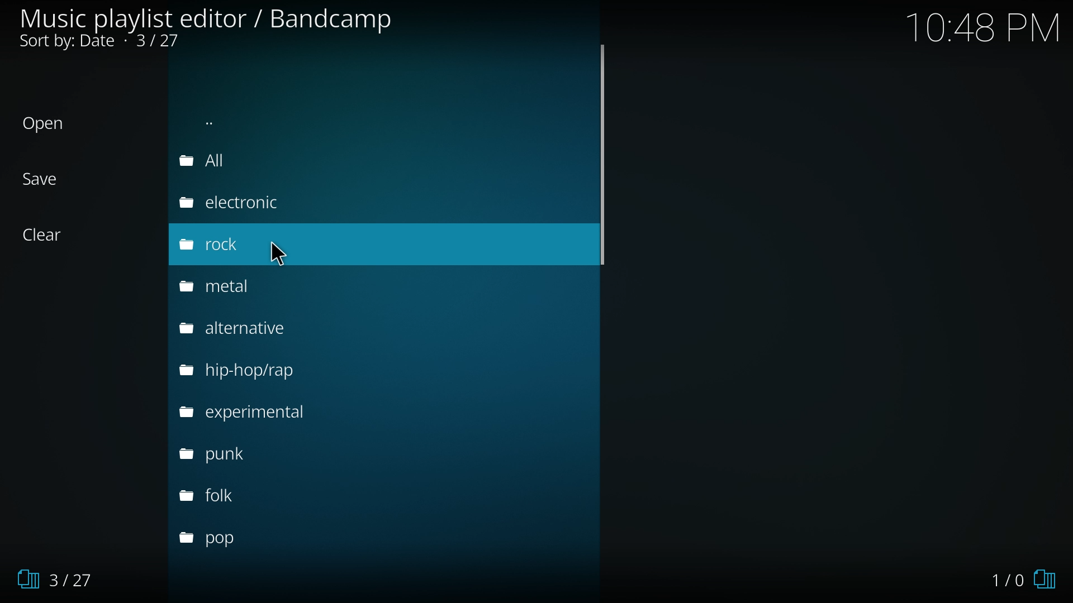  What do you see at coordinates (235, 289) in the screenshot?
I see `metal` at bounding box center [235, 289].